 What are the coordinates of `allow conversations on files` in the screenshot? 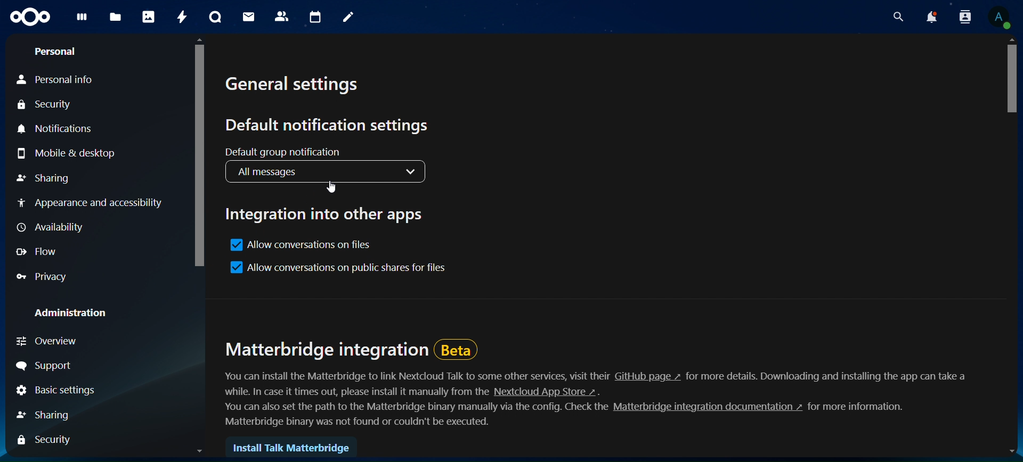 It's located at (301, 245).